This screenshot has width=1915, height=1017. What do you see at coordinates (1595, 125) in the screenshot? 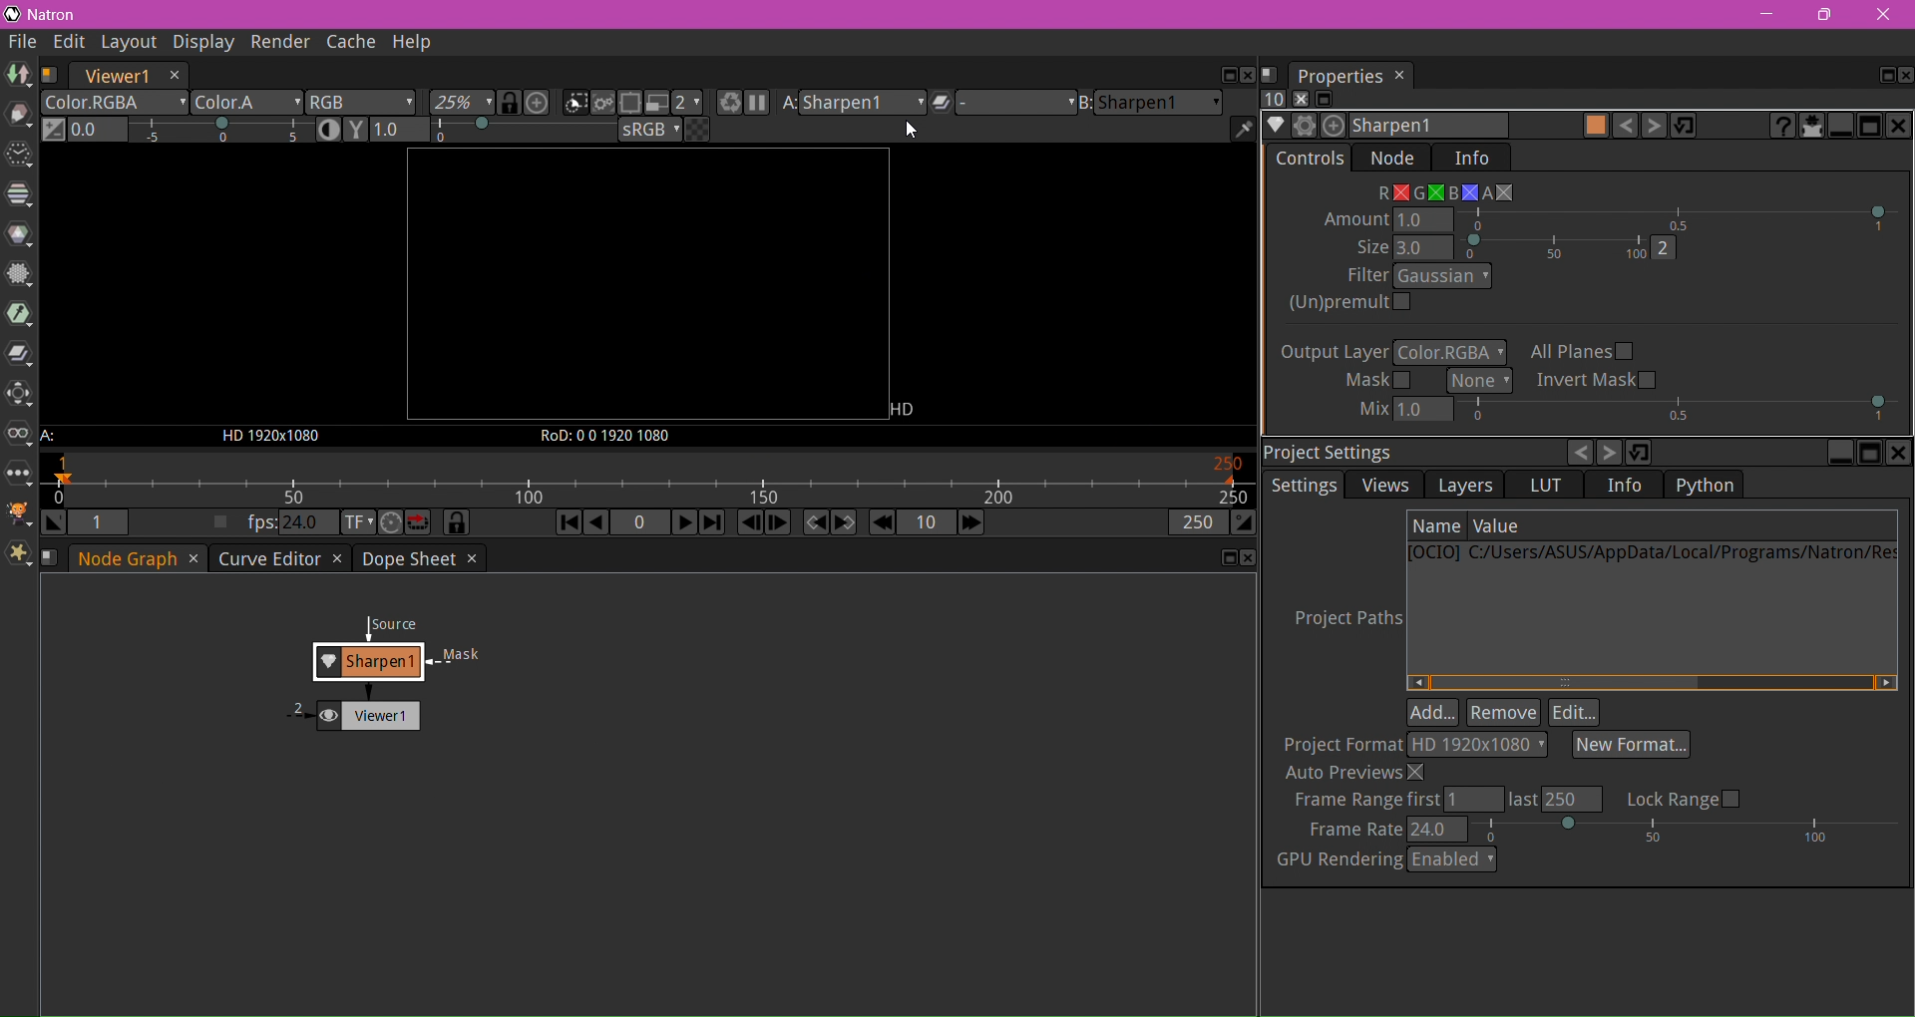
I see `Node color in the nodegraph` at bounding box center [1595, 125].